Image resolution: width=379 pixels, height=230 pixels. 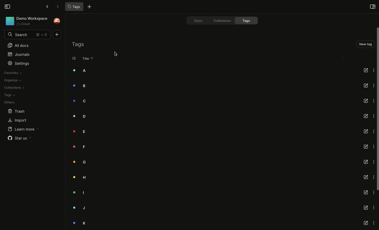 What do you see at coordinates (18, 138) in the screenshot?
I see `Star us` at bounding box center [18, 138].